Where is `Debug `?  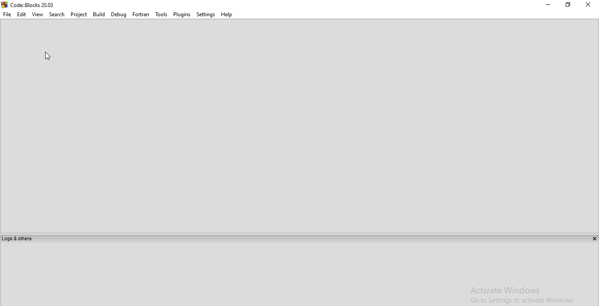
Debug  is located at coordinates (118, 14).